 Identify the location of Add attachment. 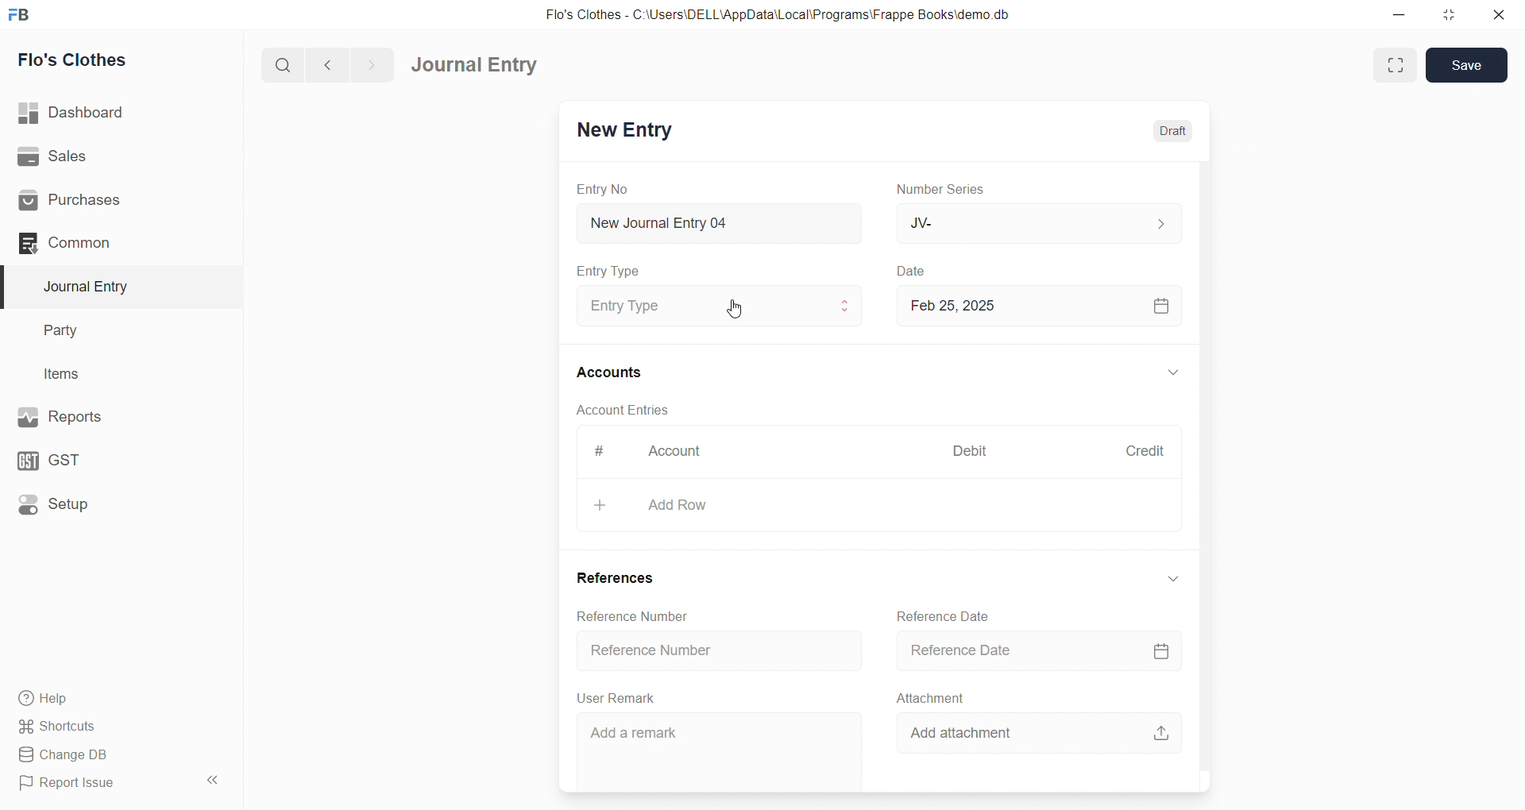
(1044, 730).